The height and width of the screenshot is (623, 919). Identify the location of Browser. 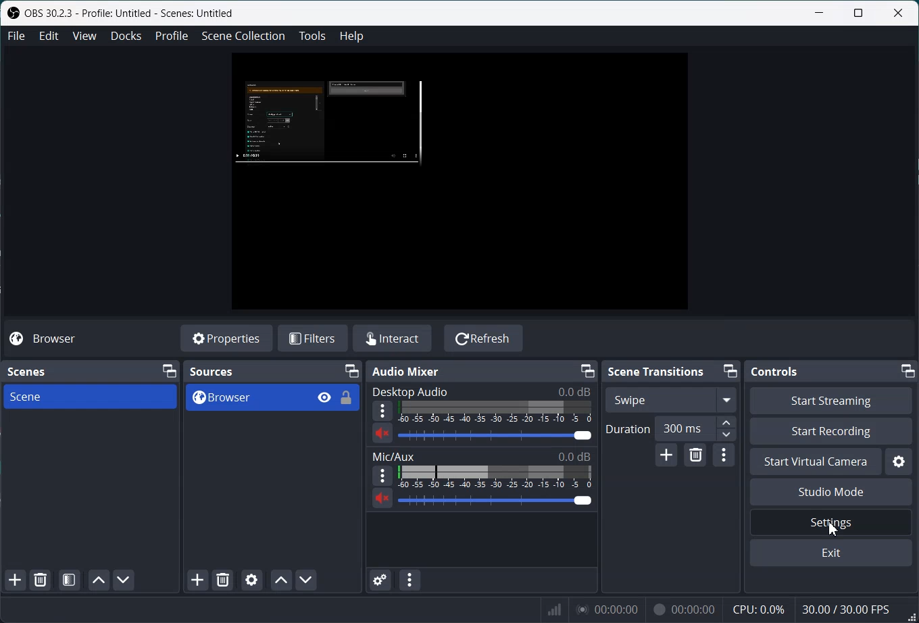
(246, 398).